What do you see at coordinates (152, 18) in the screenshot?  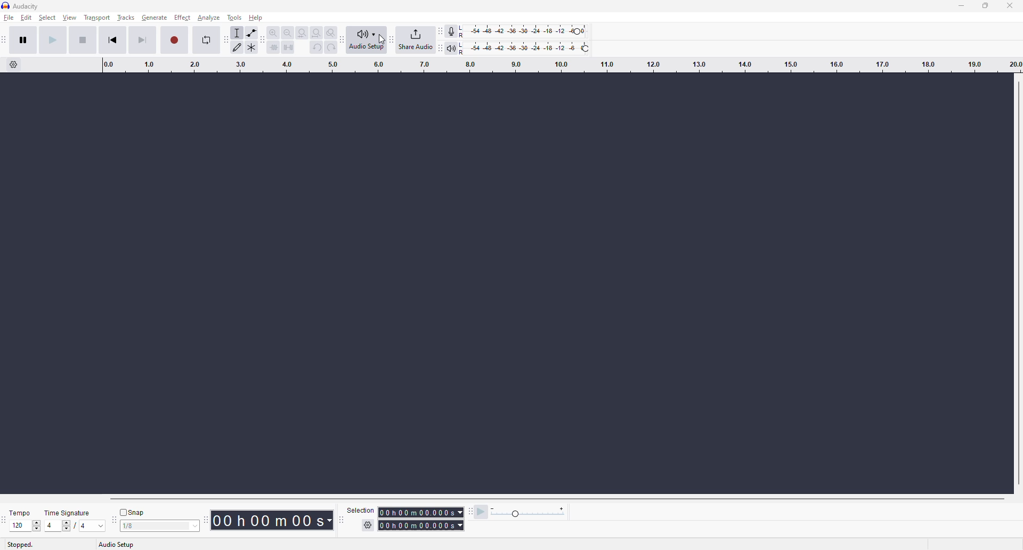 I see `generate` at bounding box center [152, 18].